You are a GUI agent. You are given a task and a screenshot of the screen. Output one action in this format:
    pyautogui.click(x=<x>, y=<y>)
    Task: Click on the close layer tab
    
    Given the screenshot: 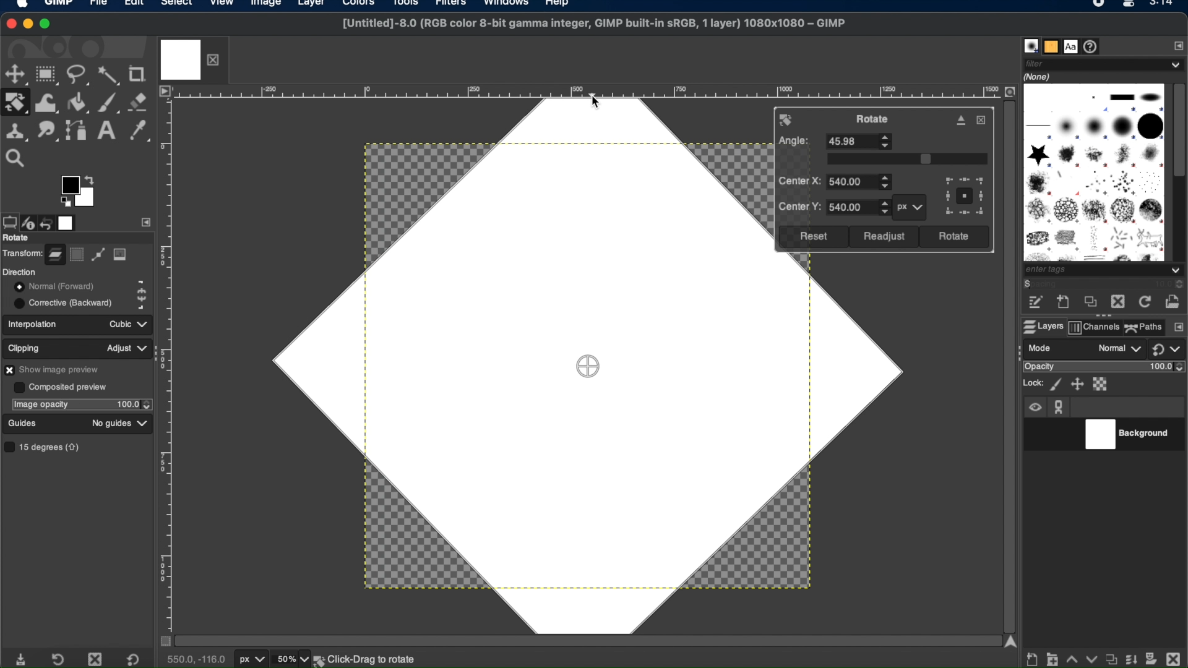 What is the action you would take?
    pyautogui.click(x=216, y=59)
    